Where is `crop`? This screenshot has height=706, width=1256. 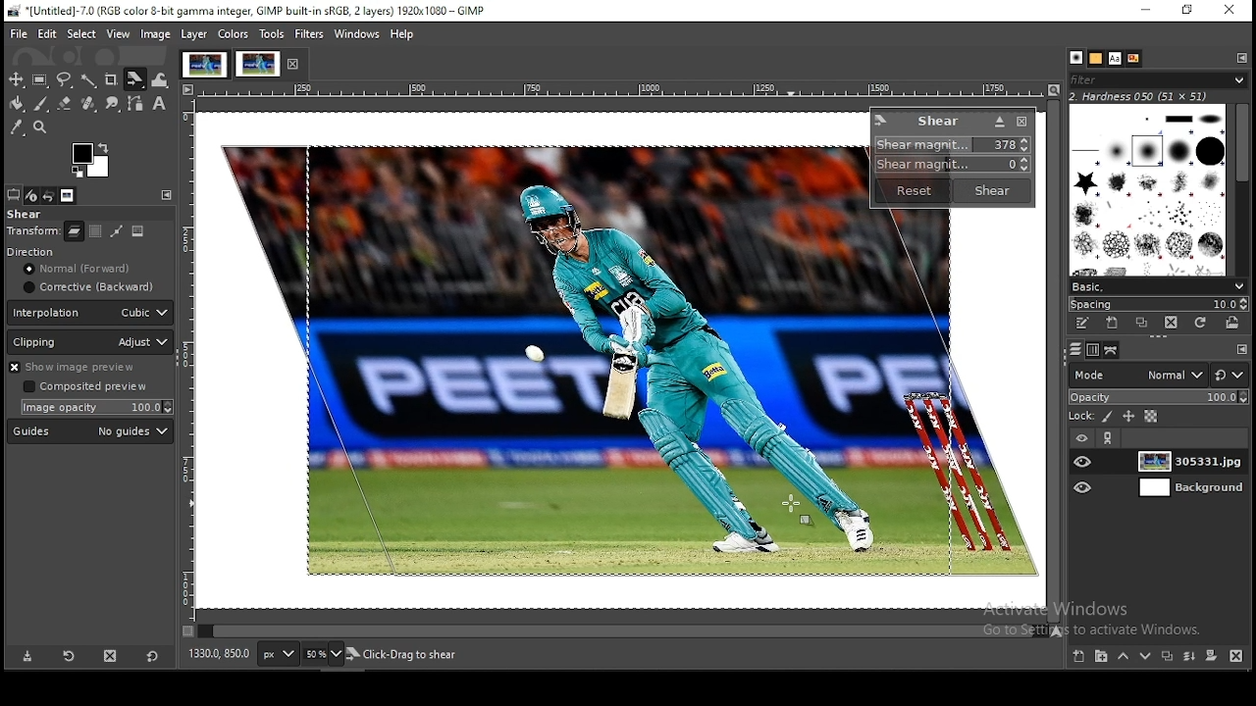
crop is located at coordinates (112, 78).